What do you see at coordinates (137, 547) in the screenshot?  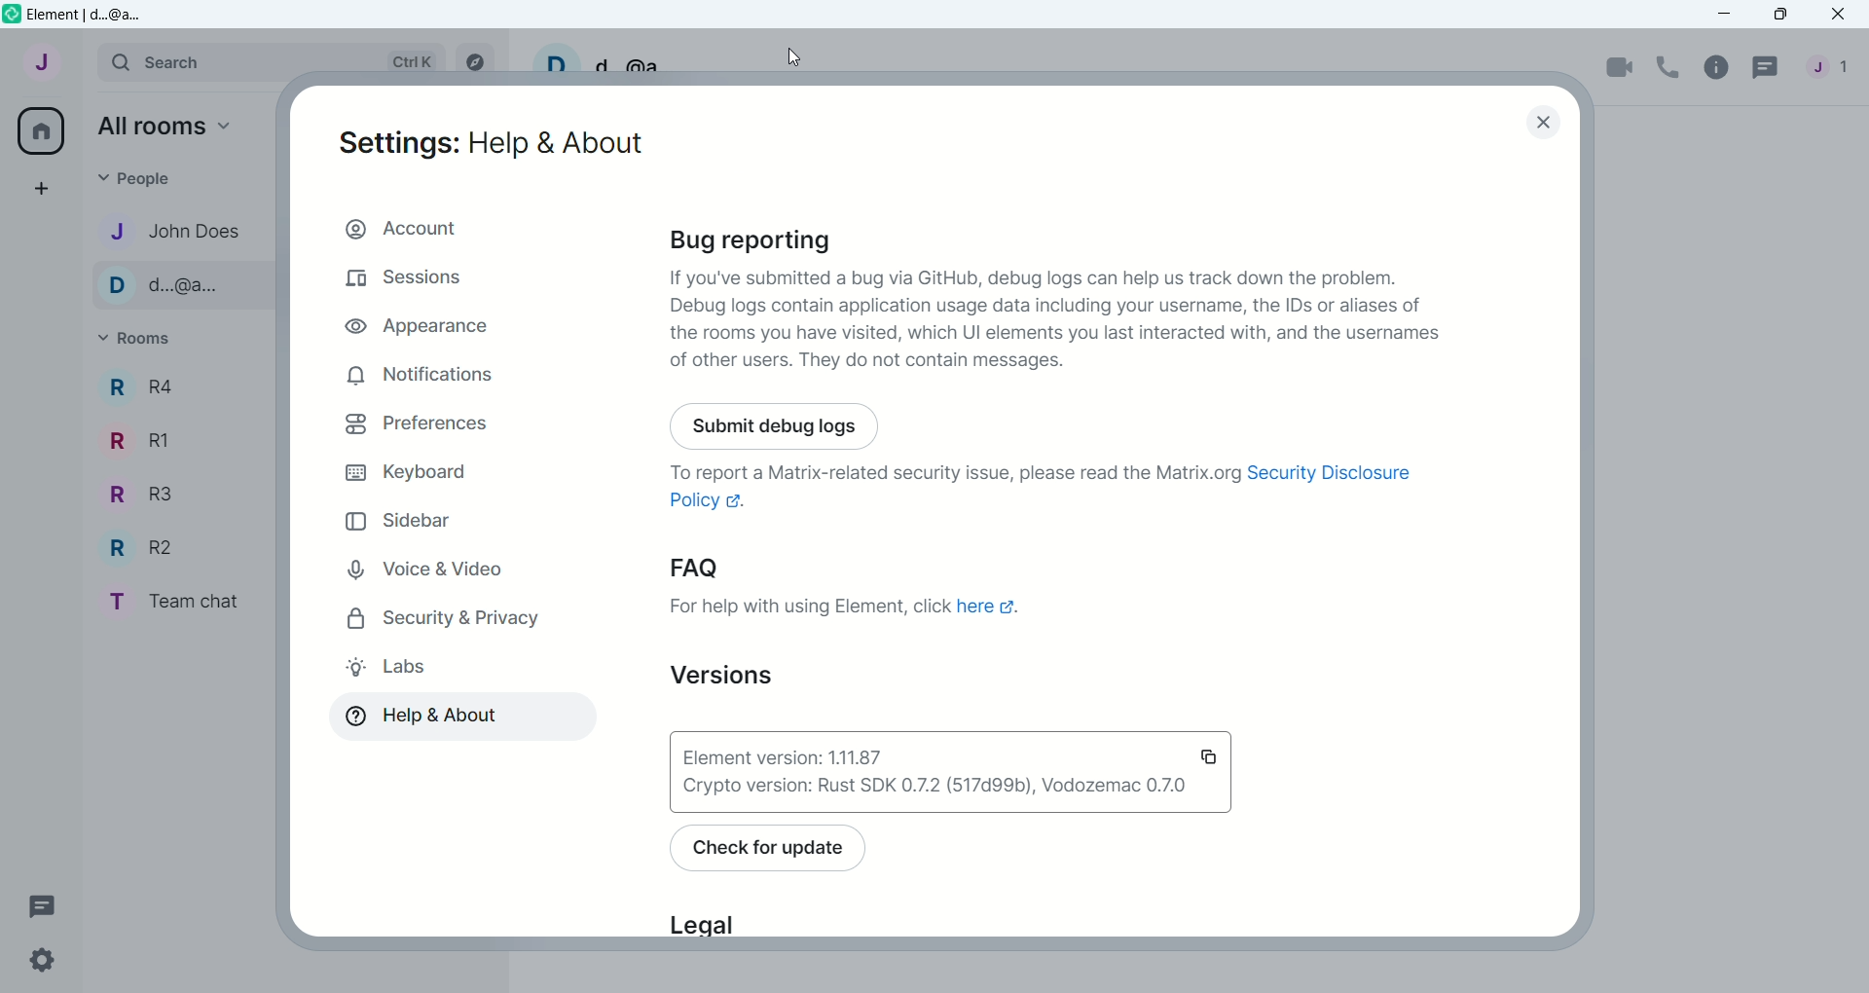 I see `Room R2` at bounding box center [137, 547].